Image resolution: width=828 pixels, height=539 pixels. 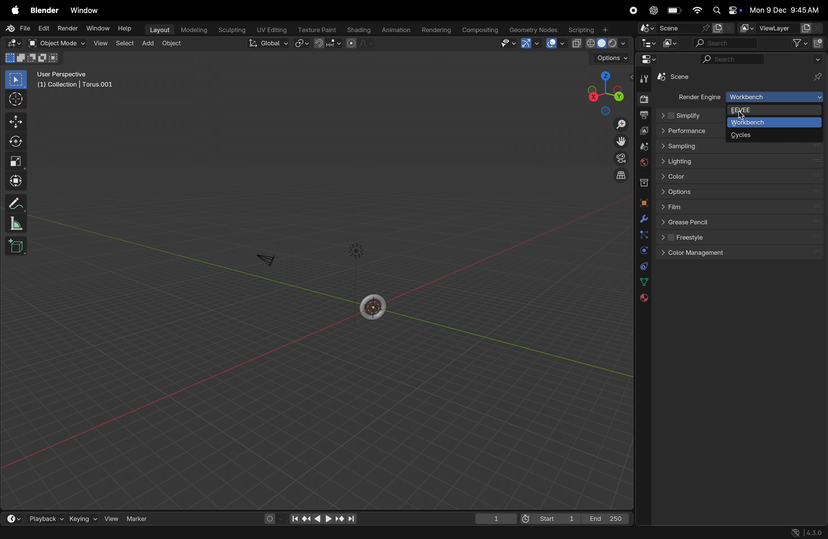 I want to click on physics, so click(x=642, y=251).